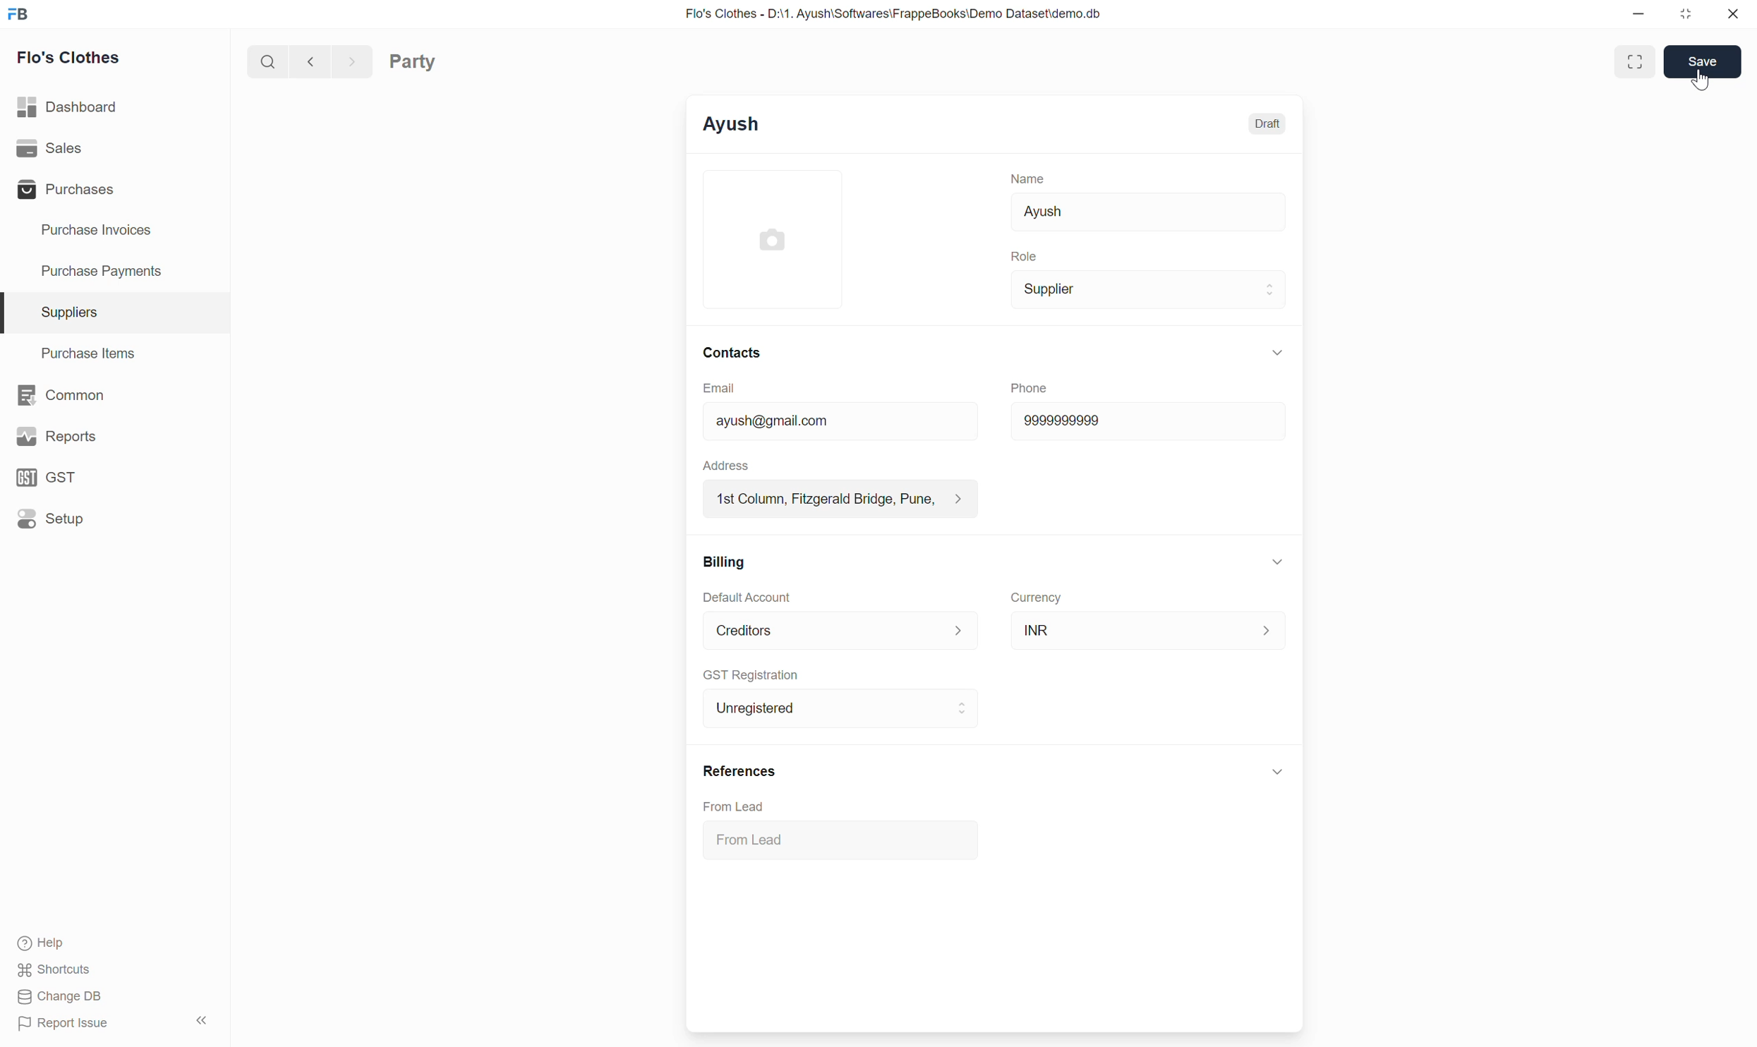 The width and height of the screenshot is (1757, 1047). Describe the element at coordinates (18, 14) in the screenshot. I see `Frappe Books logo` at that location.